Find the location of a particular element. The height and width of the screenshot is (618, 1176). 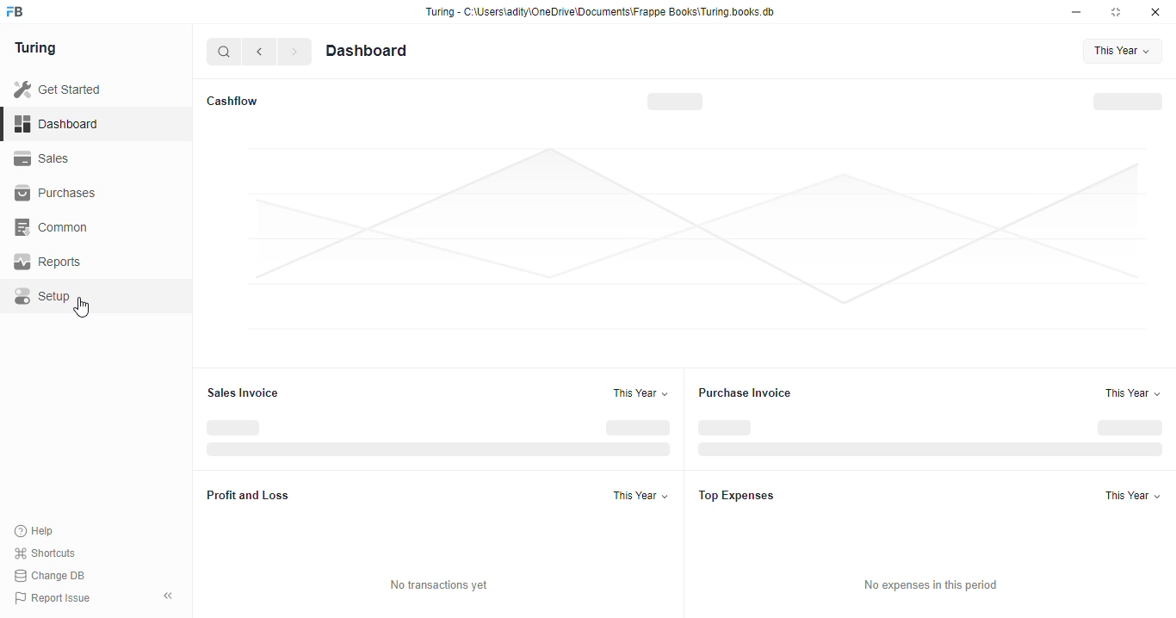

Reports is located at coordinates (54, 263).